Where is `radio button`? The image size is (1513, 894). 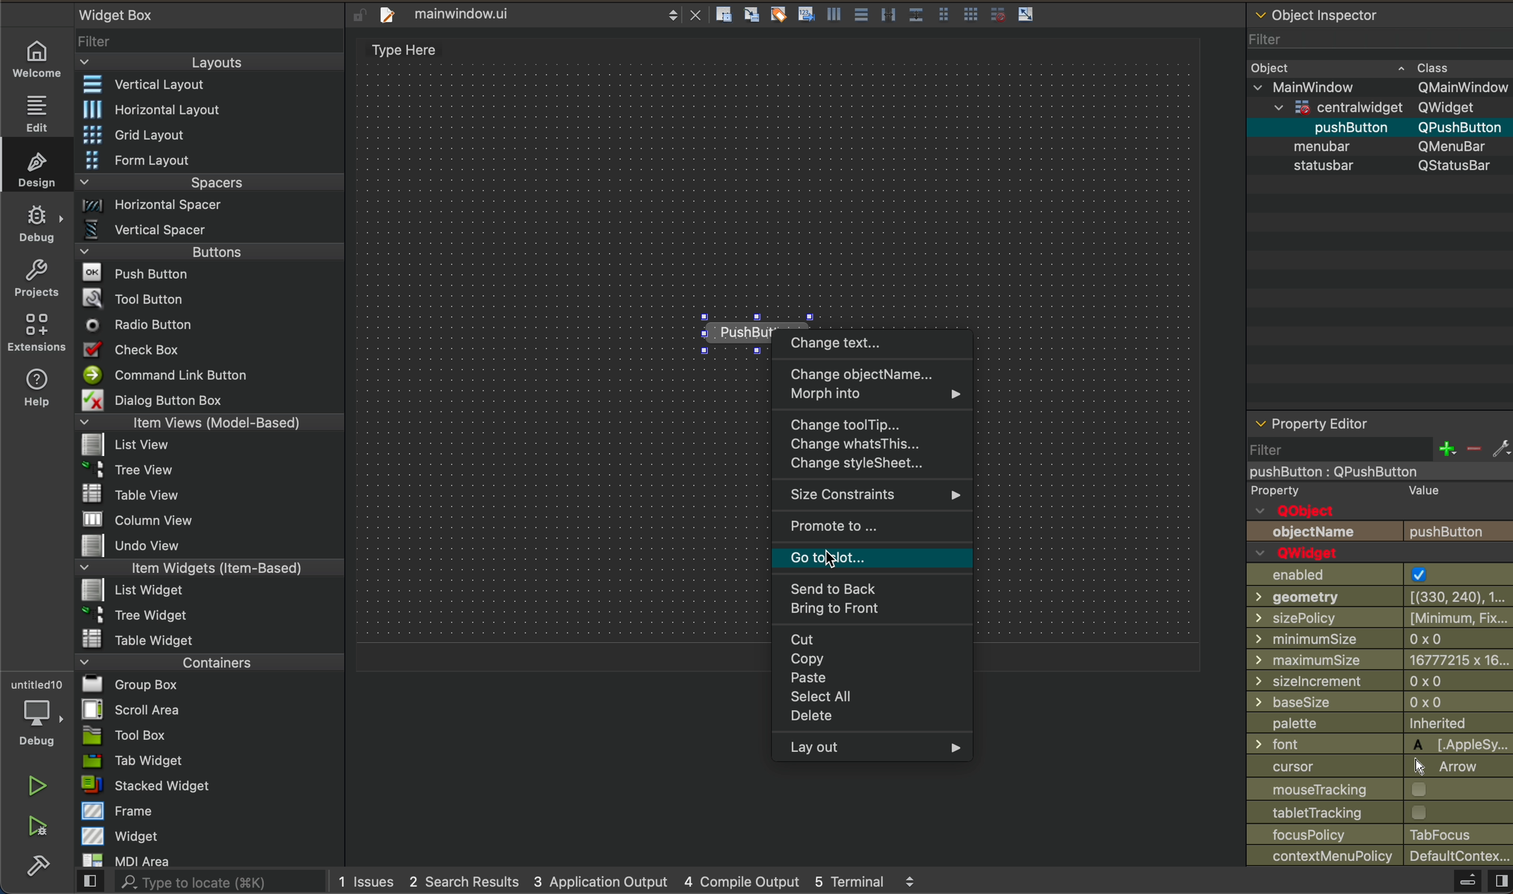 radio button is located at coordinates (209, 327).